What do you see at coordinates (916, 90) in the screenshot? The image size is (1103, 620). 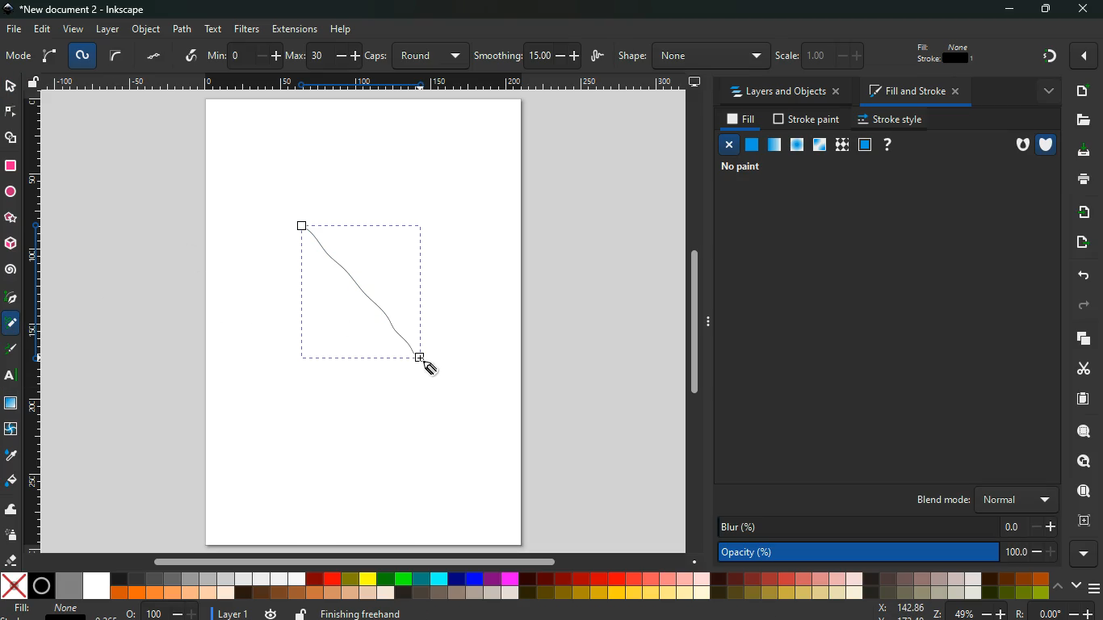 I see `fill and stroke` at bounding box center [916, 90].